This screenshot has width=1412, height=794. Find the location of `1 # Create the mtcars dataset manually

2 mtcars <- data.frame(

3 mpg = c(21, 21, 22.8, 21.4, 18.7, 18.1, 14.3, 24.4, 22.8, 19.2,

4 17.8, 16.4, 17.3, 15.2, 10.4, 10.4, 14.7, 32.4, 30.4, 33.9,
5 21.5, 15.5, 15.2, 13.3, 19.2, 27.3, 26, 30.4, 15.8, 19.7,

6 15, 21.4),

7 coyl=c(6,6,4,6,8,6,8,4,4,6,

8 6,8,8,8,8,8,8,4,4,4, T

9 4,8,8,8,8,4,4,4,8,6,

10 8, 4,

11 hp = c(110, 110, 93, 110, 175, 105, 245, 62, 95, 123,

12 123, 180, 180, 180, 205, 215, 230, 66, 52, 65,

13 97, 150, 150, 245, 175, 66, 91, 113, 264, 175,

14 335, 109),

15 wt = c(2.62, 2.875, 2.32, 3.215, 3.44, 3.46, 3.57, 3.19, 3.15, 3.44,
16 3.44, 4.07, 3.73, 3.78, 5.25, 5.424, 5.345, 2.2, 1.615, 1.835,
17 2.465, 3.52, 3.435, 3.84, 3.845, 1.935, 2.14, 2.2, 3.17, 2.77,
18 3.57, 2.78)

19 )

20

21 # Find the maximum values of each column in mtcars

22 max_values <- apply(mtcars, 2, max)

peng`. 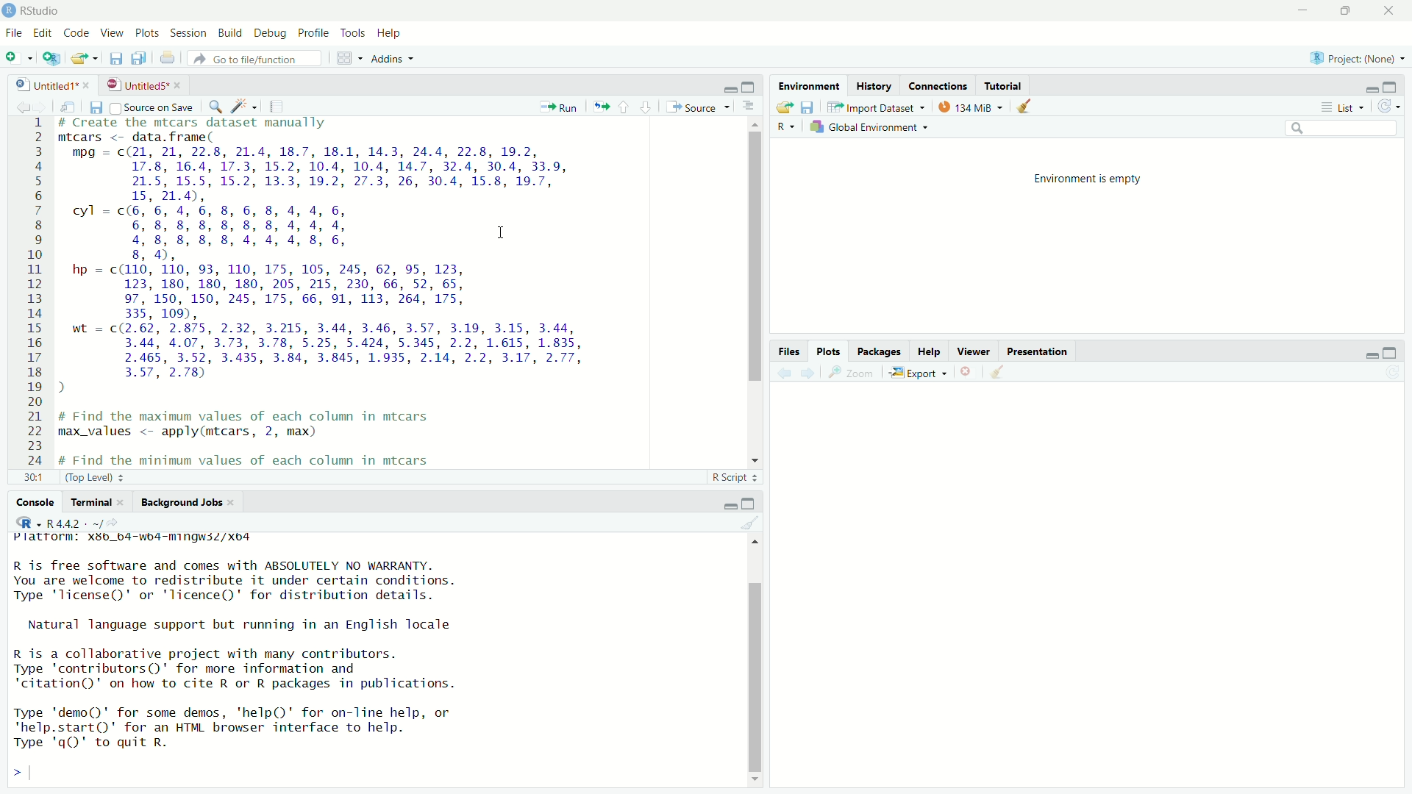

1 # Create the mtcars dataset manually

2 mtcars <- data.frame(

3 mpg = c(21, 21, 22.8, 21.4, 18.7, 18.1, 14.3, 24.4, 22.8, 19.2,

4 17.8, 16.4, 17.3, 15.2, 10.4, 10.4, 14.7, 32.4, 30.4, 33.9,
5 21.5, 15.5, 15.2, 13.3, 19.2, 27.3, 26, 30.4, 15.8, 19.7,

6 15, 21.4),

7 coyl=c(6,6,4,6,8,6,8,4,4,6,

8 6,8,8,8,8,8,8,4,4,4, T

9 4,8,8,8,8,4,4,4,8,6,

10 8, 4,

11 hp = c(110, 110, 93, 110, 175, 105, 245, 62, 95, 123,

12 123, 180, 180, 180, 205, 215, 230, 66, 52, 65,

13 97, 150, 150, 245, 175, 66, 91, 113, 264, 175,

14 335, 109),

15 wt = c(2.62, 2.875, 2.32, 3.215, 3.44, 3.46, 3.57, 3.19, 3.15, 3.44,
16 3.44, 4.07, 3.73, 3.78, 5.25, 5.424, 5.345, 2.2, 1.615, 1.835,
17 2.465, 3.52, 3.435, 3.84, 3.845, 1.935, 2.14, 2.2, 3.17, 2.77,
18 3.57, 2.78)

19 )

20

21 # Find the maximum values of each column in mtcars

22 max_values <- apply(mtcars, 2, max)

peng is located at coordinates (341, 291).